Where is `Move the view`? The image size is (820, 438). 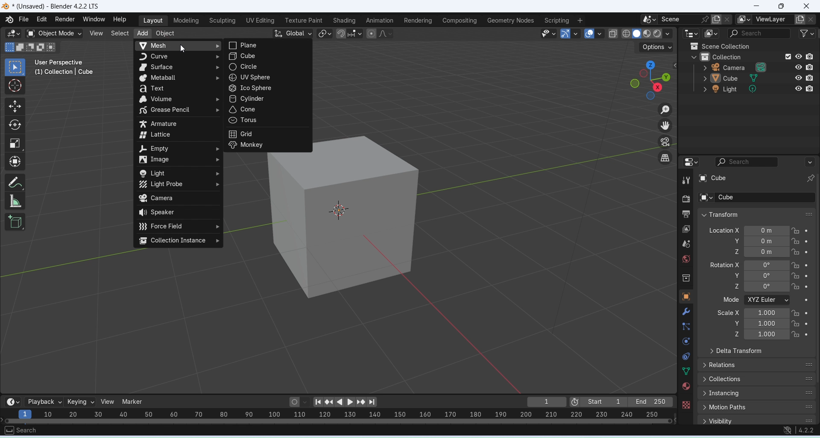 Move the view is located at coordinates (667, 126).